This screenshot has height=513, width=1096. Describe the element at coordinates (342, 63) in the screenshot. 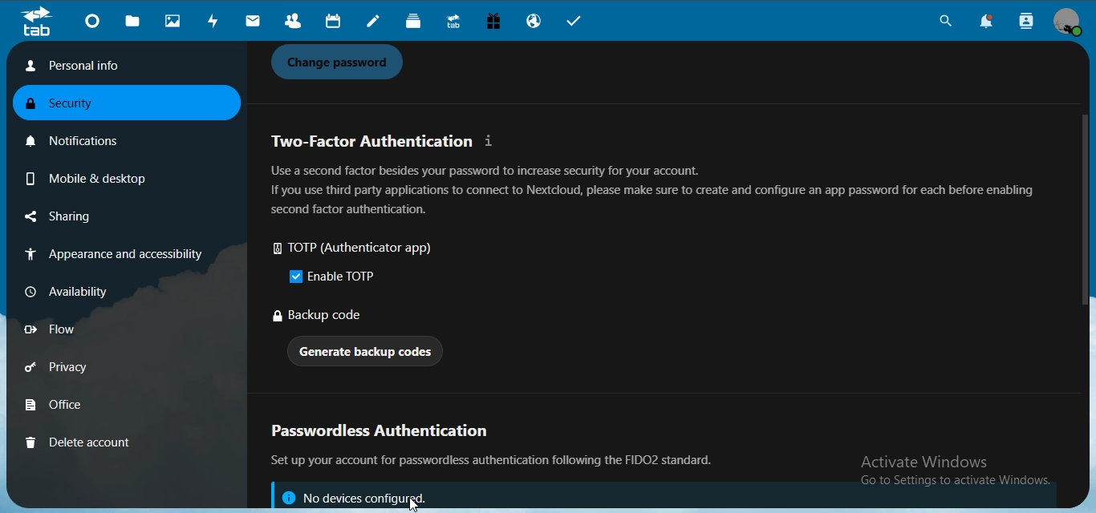

I see `change password` at that location.